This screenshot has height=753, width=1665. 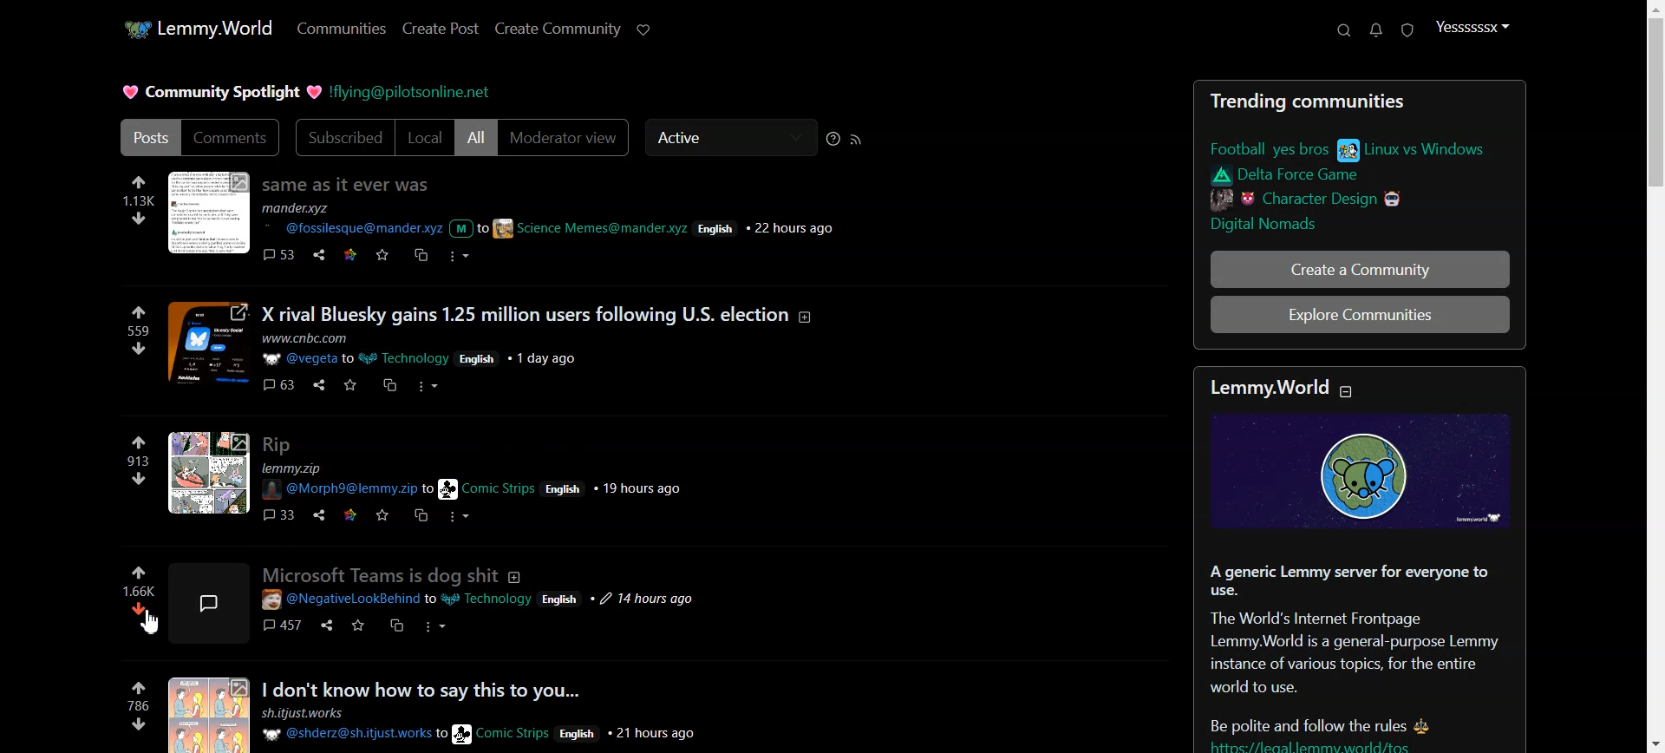 What do you see at coordinates (358, 625) in the screenshot?
I see `Save` at bounding box center [358, 625].